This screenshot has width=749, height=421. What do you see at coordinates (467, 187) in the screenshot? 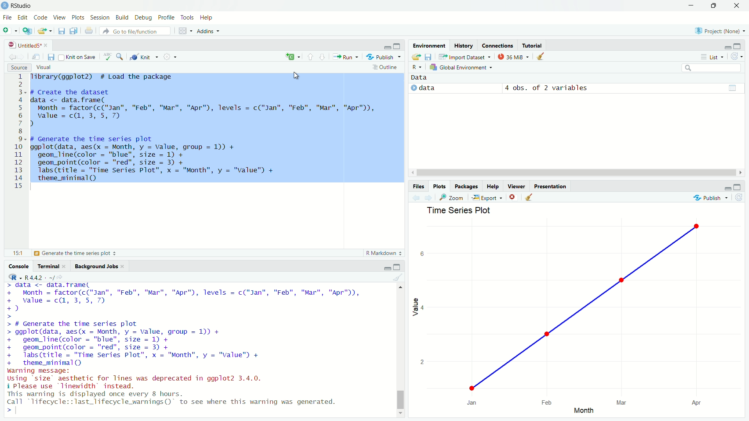
I see `packages` at bounding box center [467, 187].